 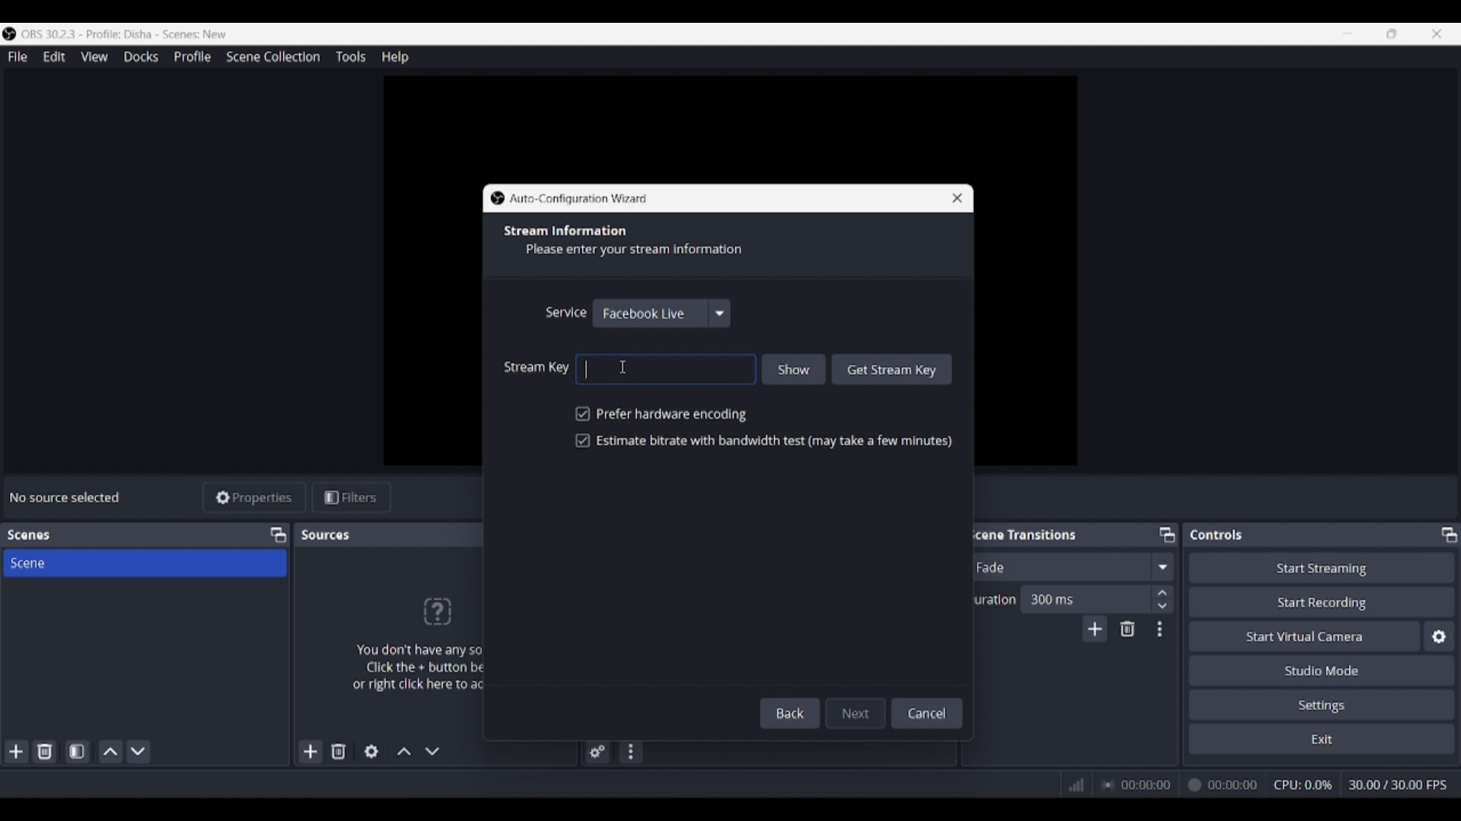 I want to click on Scene collection menu, so click(x=272, y=56).